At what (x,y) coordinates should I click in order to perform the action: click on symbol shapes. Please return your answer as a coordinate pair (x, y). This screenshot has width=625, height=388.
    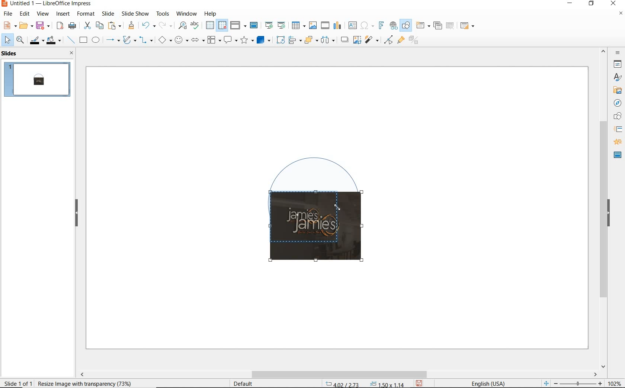
    Looking at the image, I should click on (181, 40).